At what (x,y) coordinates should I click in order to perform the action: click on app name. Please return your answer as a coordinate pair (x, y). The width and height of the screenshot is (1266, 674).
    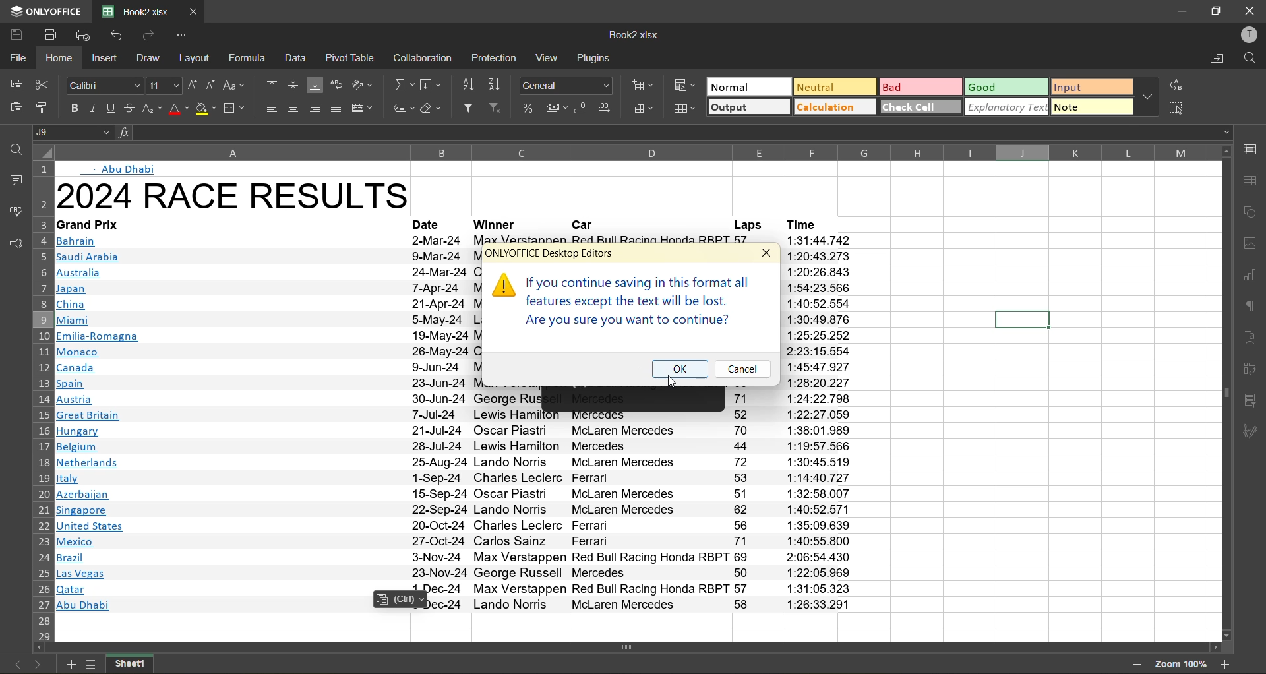
    Looking at the image, I should click on (40, 11).